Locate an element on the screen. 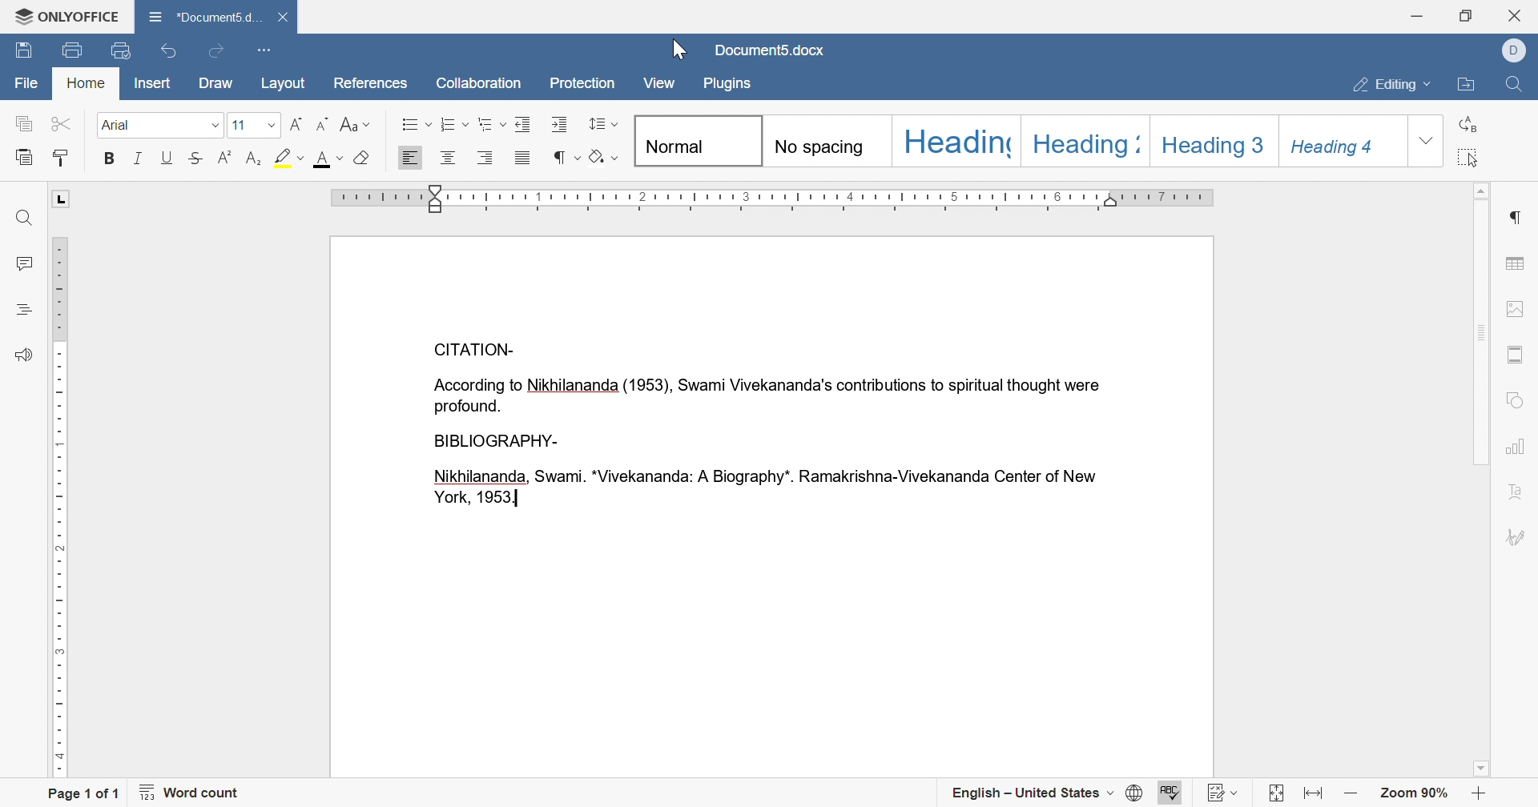  L is located at coordinates (61, 199).